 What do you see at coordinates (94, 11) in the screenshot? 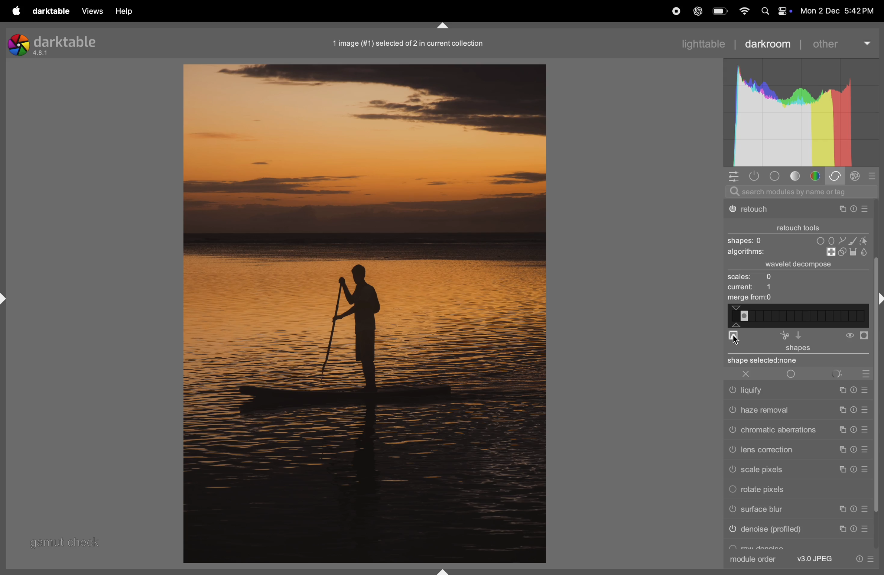
I see `views` at bounding box center [94, 11].